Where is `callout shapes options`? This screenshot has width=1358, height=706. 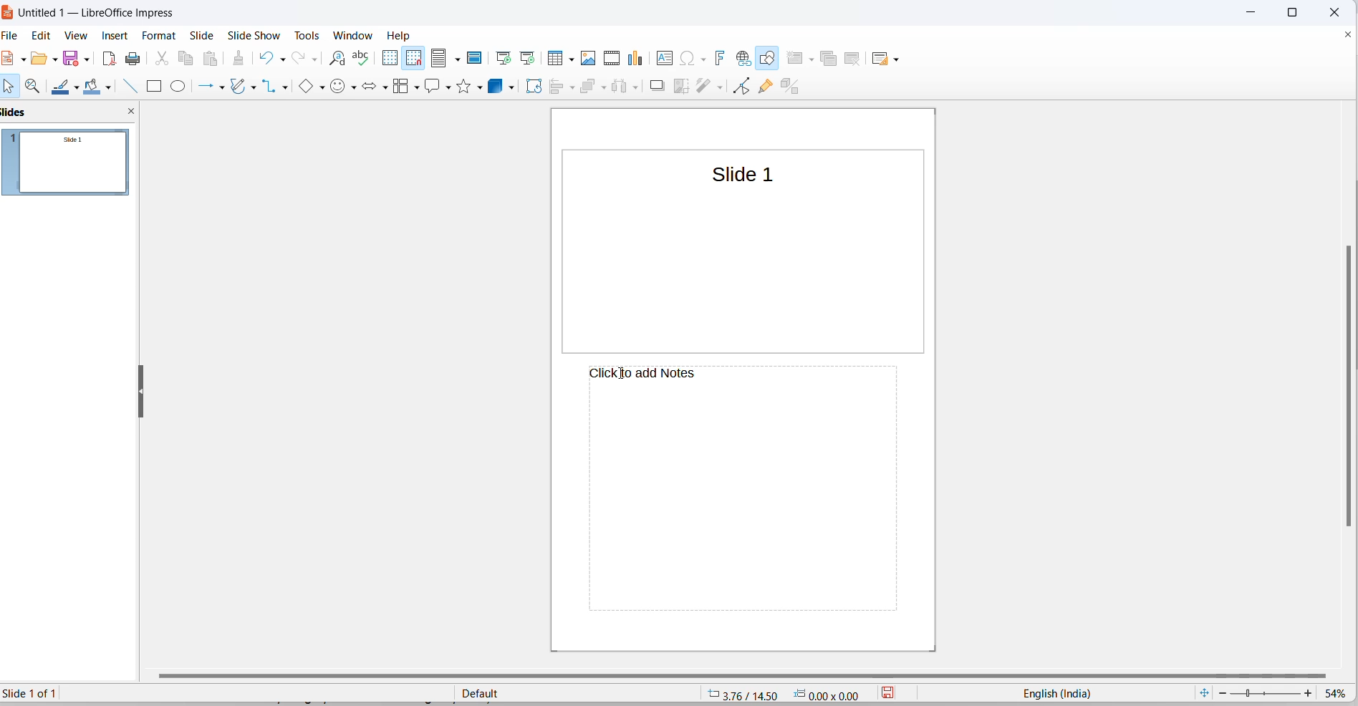 callout shapes options is located at coordinates (447, 89).